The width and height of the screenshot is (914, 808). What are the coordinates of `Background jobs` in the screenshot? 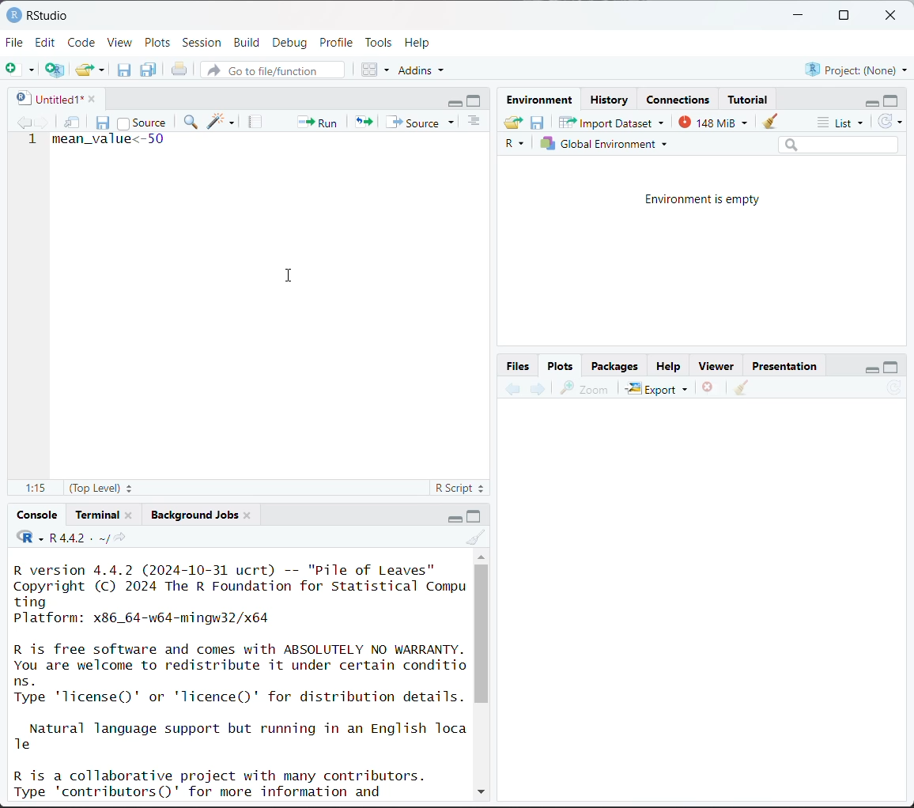 It's located at (195, 515).